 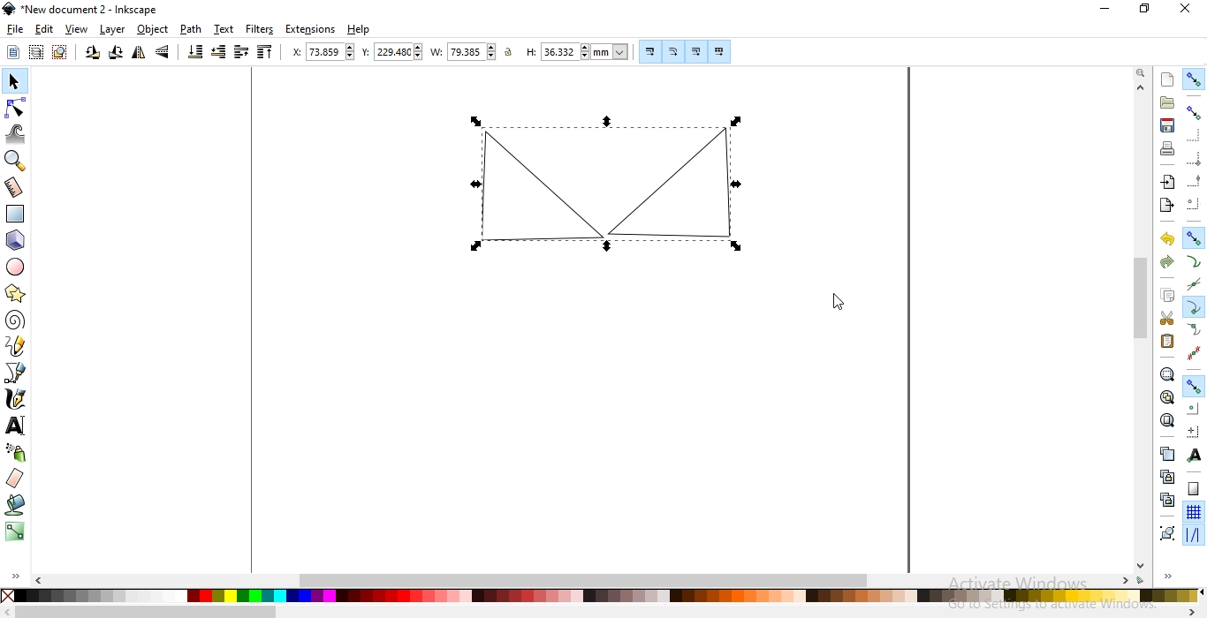 What do you see at coordinates (13, 81) in the screenshot?
I see `select and transform objects` at bounding box center [13, 81].